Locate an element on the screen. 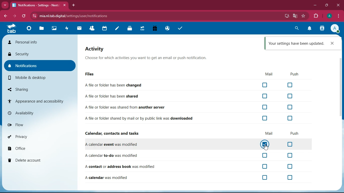 The height and width of the screenshot is (193, 344). Photos is located at coordinates (54, 29).